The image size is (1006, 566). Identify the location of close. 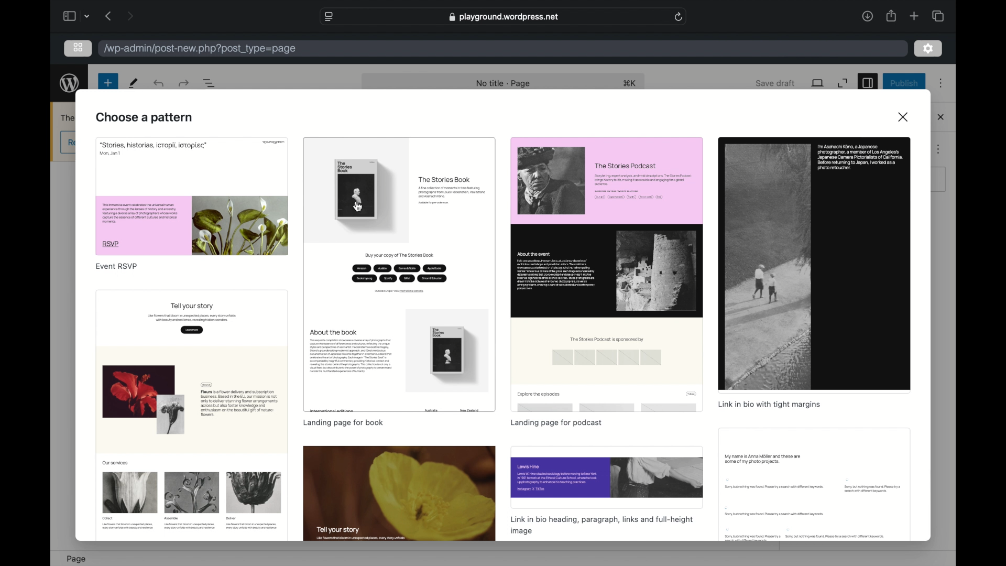
(941, 116).